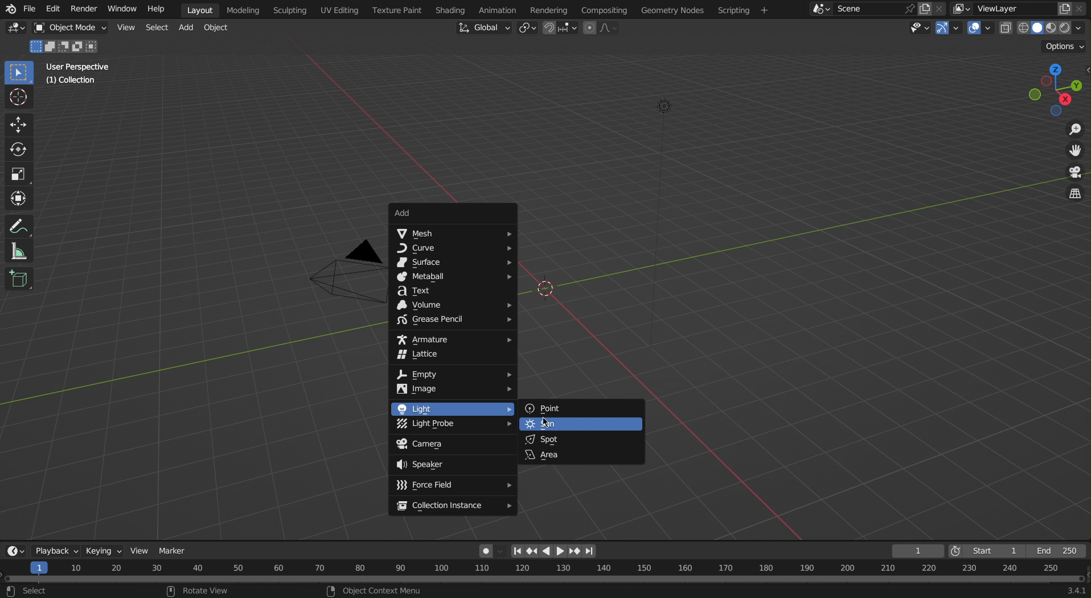 The height and width of the screenshot is (598, 1091). What do you see at coordinates (188, 28) in the screenshot?
I see `Add` at bounding box center [188, 28].